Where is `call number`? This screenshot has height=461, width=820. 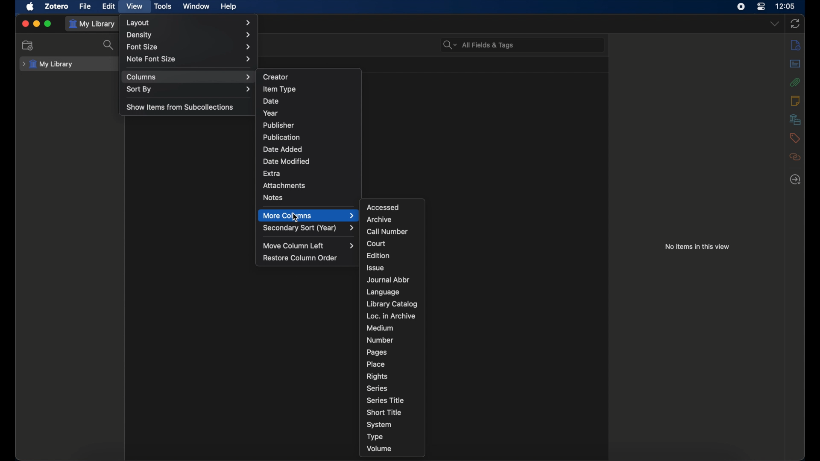
call number is located at coordinates (387, 232).